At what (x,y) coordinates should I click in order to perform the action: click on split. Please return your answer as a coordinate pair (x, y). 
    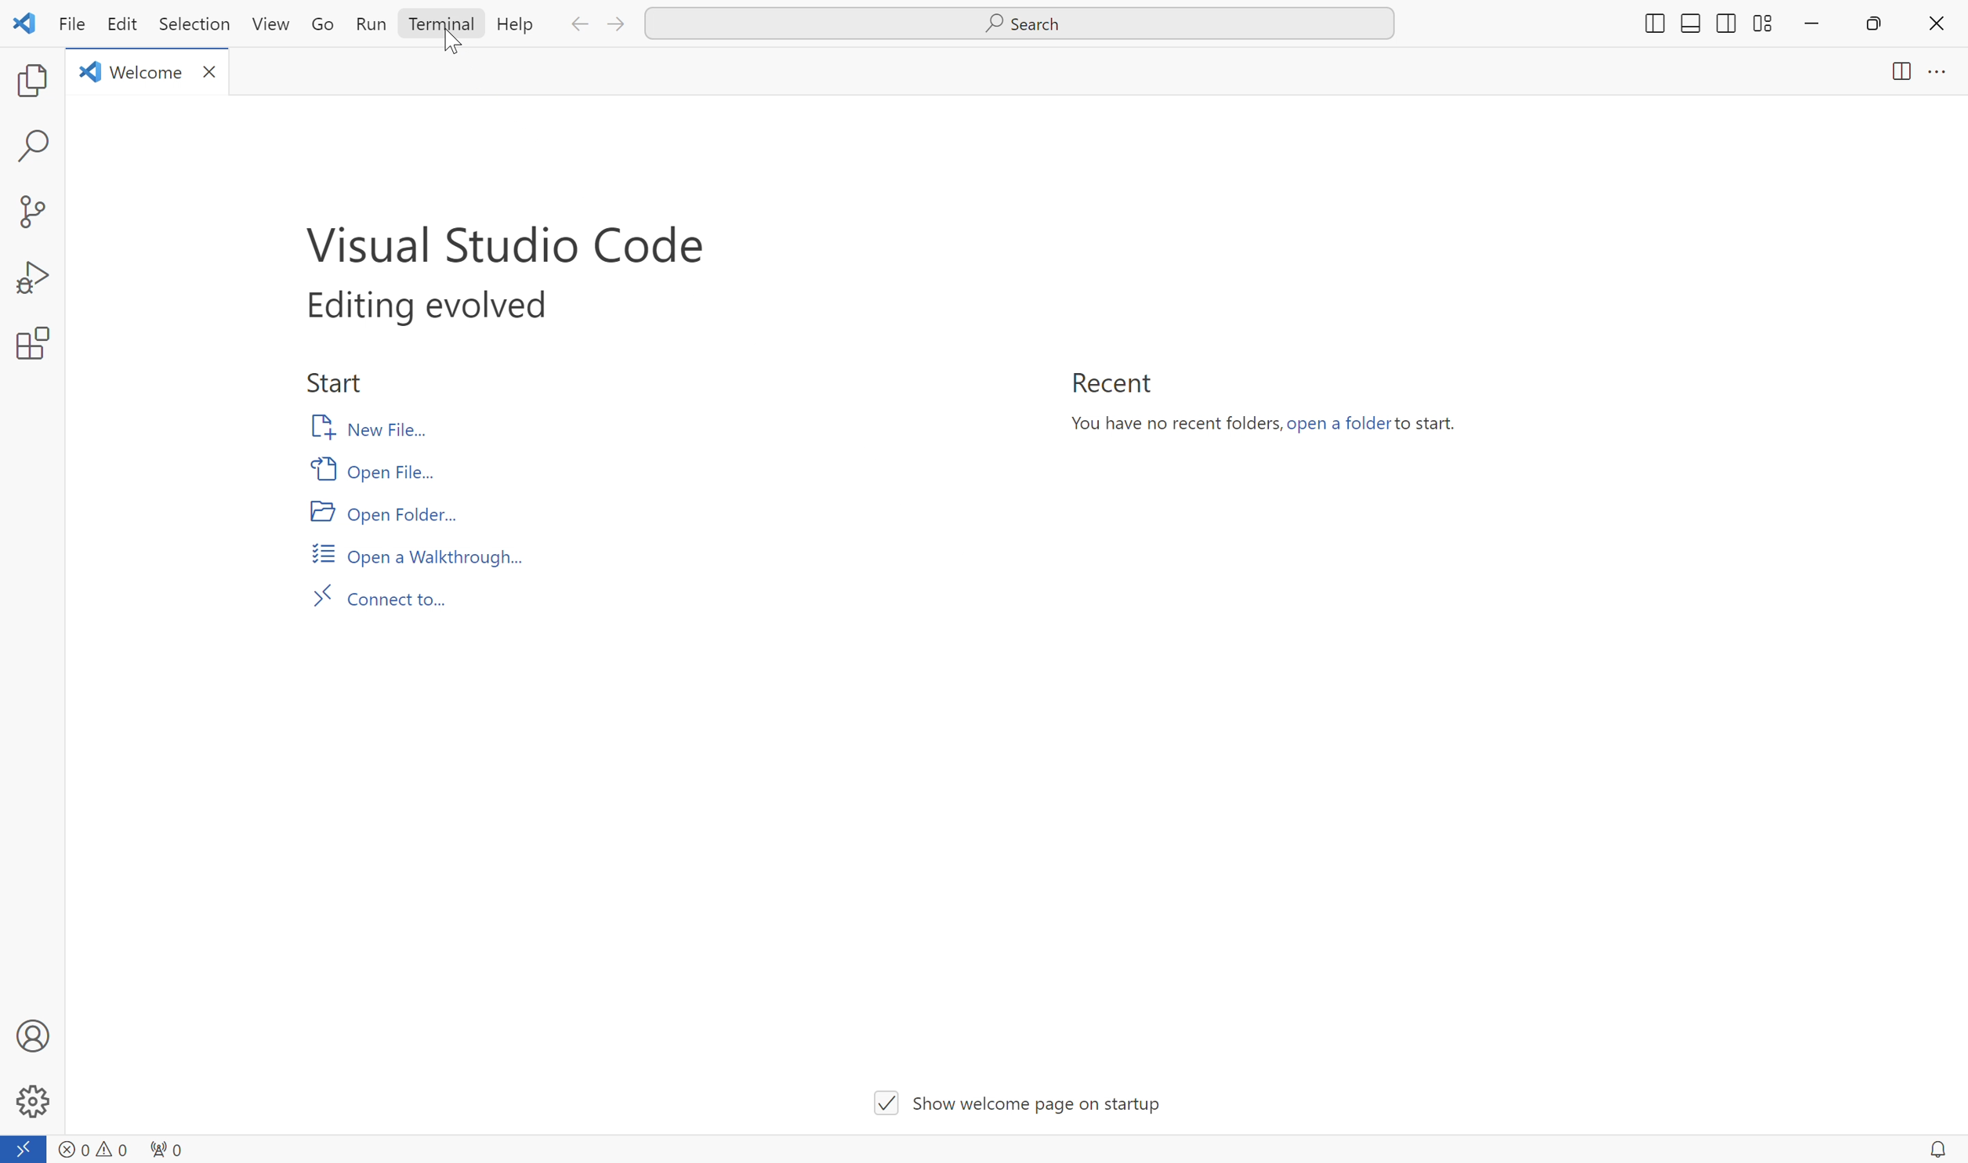
    Looking at the image, I should click on (1895, 74).